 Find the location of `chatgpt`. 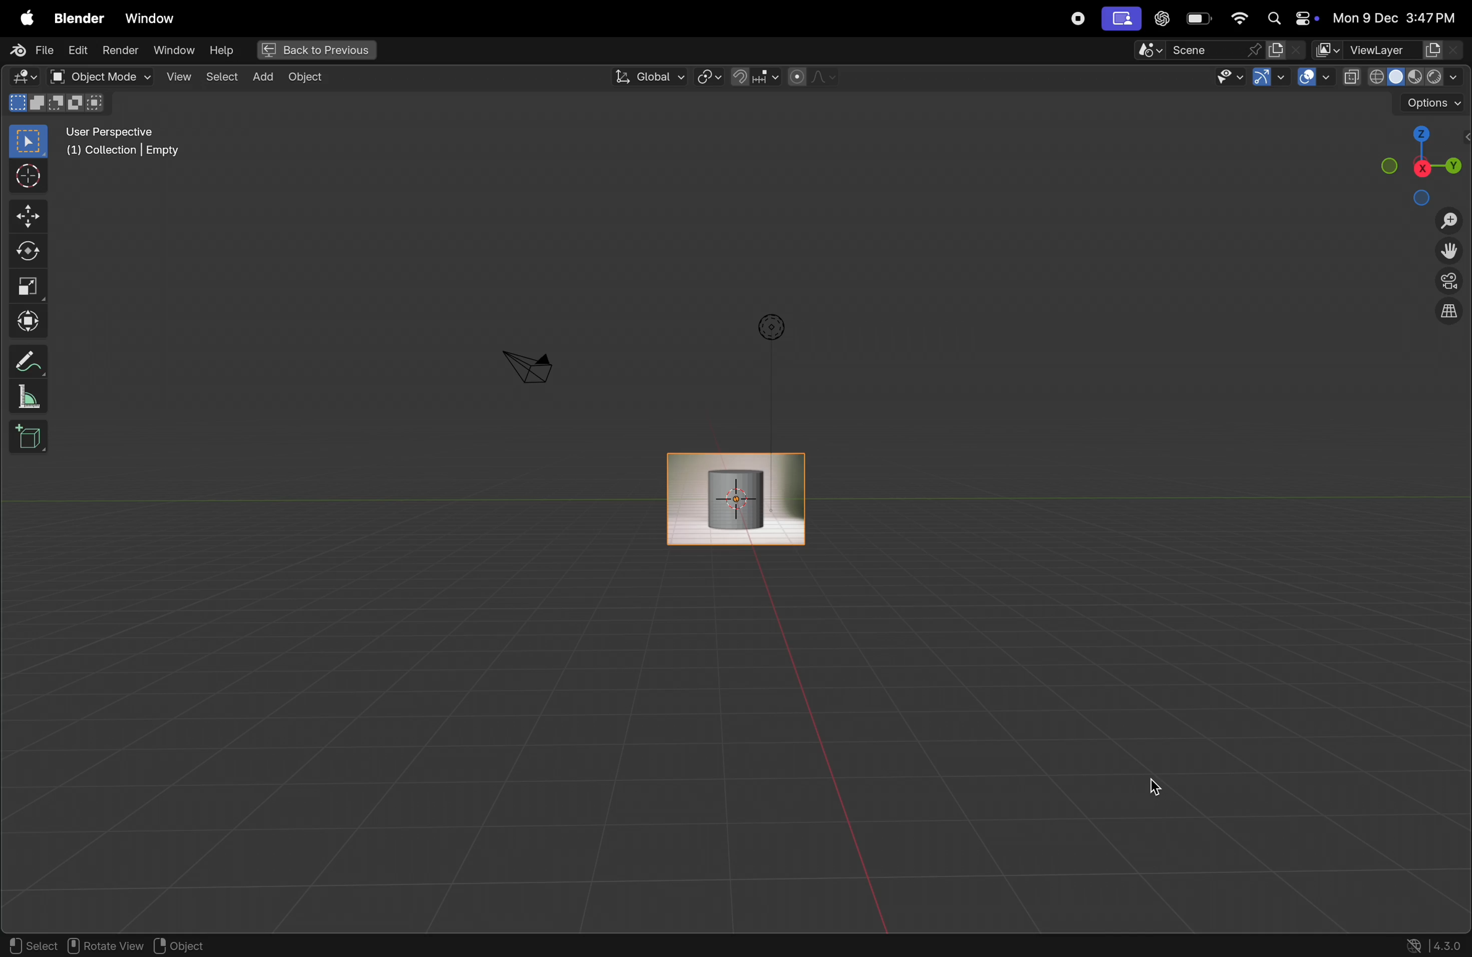

chatgpt is located at coordinates (1162, 19).